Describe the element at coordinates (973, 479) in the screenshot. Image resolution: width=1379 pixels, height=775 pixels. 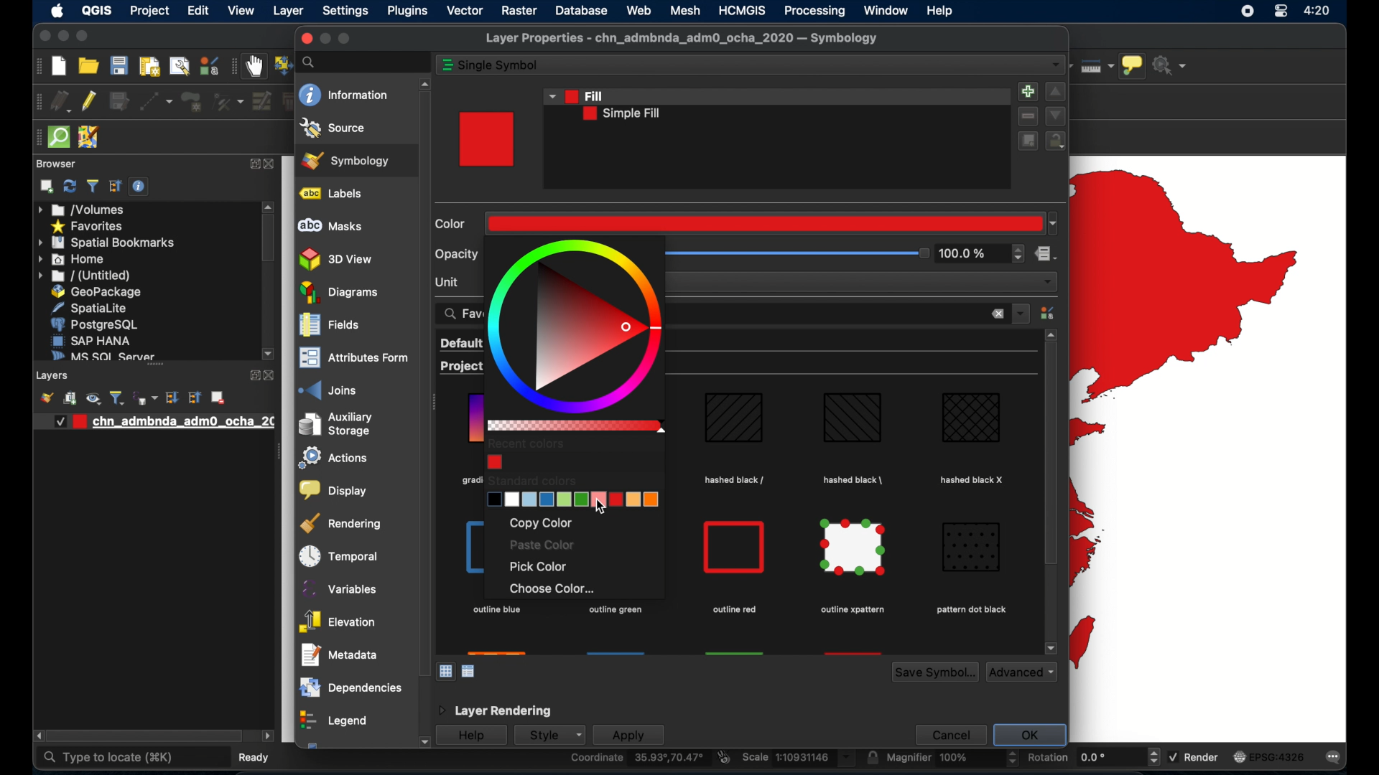
I see `hashed black x` at that location.